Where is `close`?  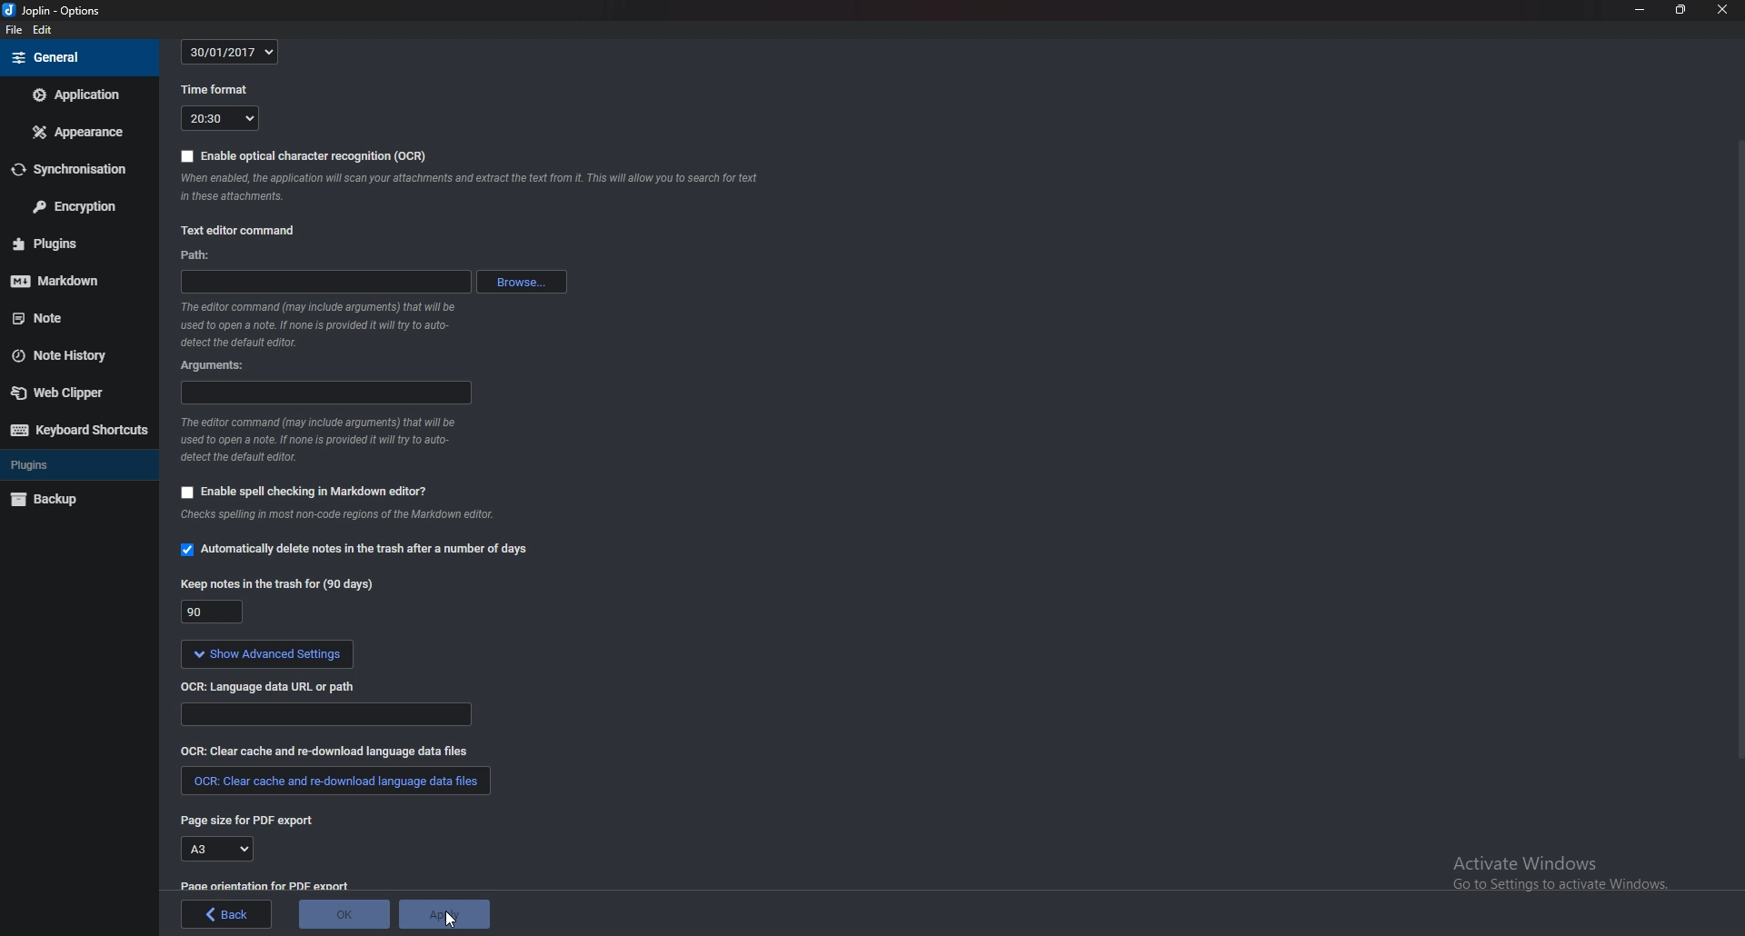
close is located at coordinates (1721, 10).